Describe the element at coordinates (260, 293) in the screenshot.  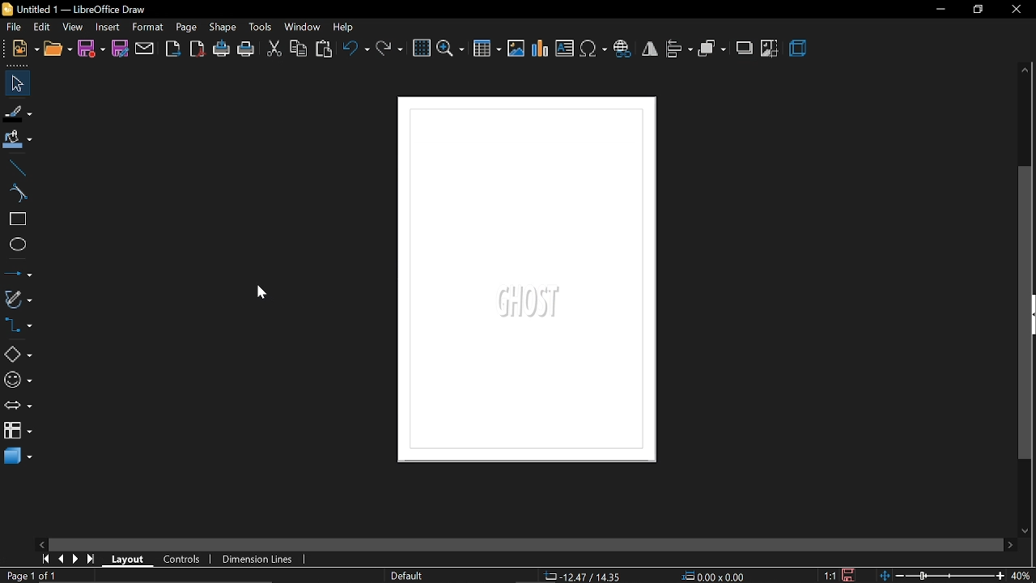
I see `Cursor` at that location.